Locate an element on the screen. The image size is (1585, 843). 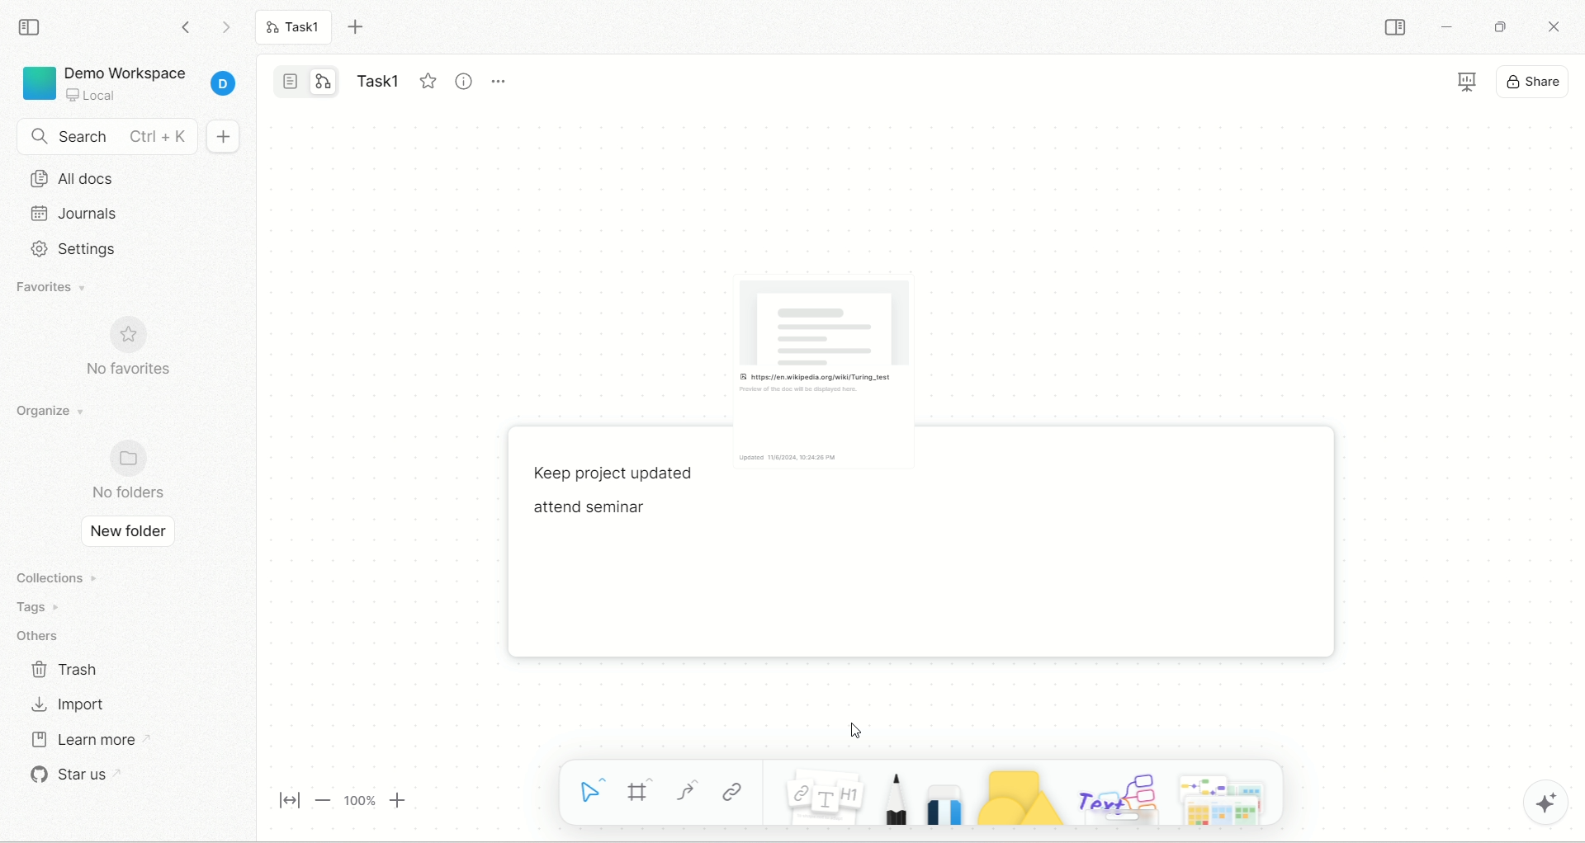
template is located at coordinates (1227, 798).